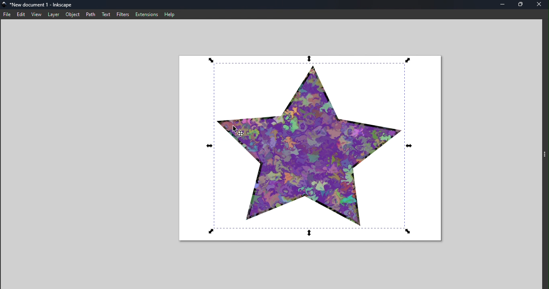  I want to click on Extensions, so click(145, 14).